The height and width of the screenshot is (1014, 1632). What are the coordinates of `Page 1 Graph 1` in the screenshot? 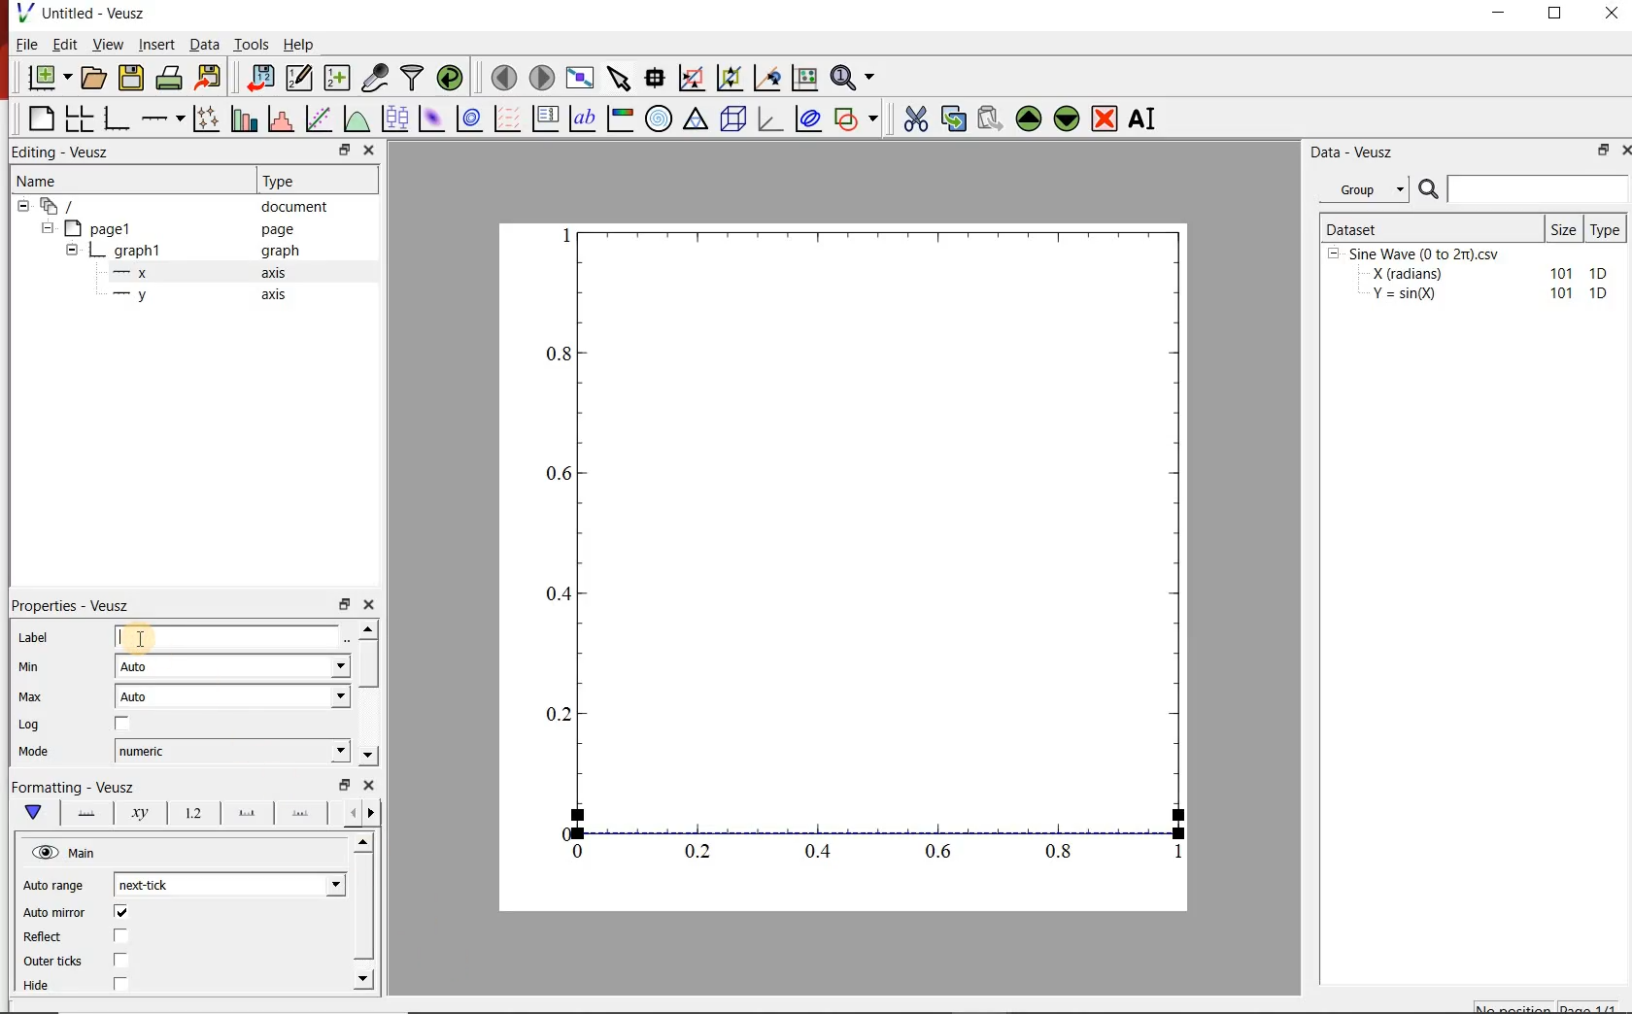 It's located at (93, 253).